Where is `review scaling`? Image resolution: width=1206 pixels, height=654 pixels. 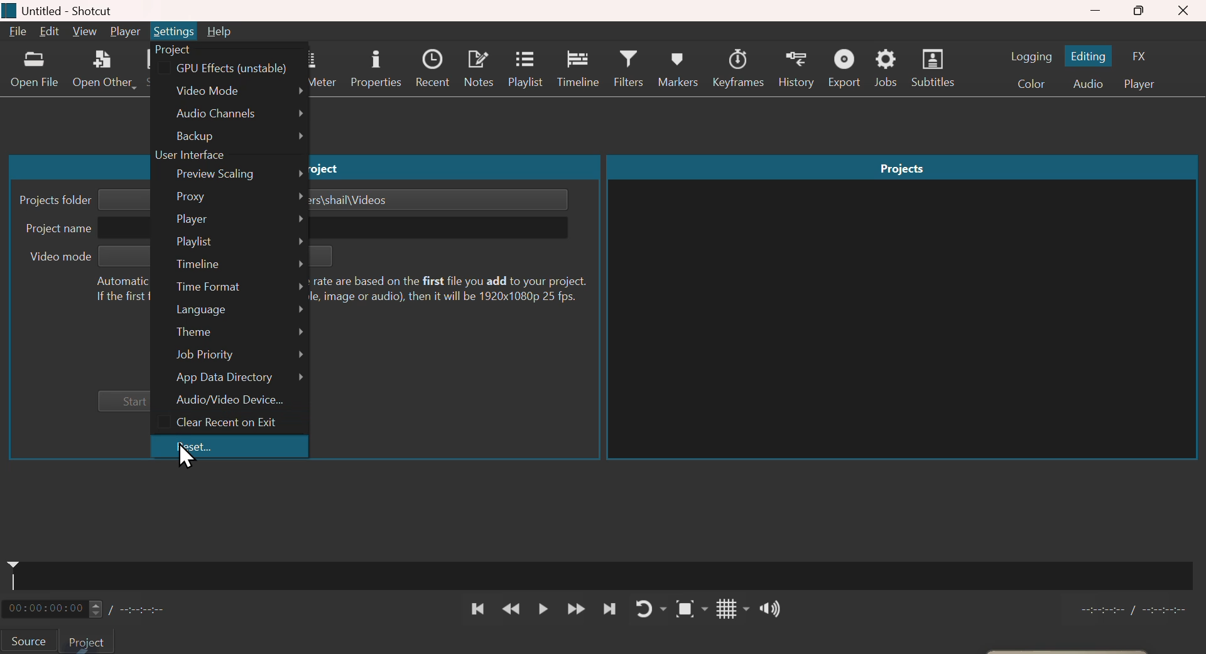 review scaling is located at coordinates (227, 176).